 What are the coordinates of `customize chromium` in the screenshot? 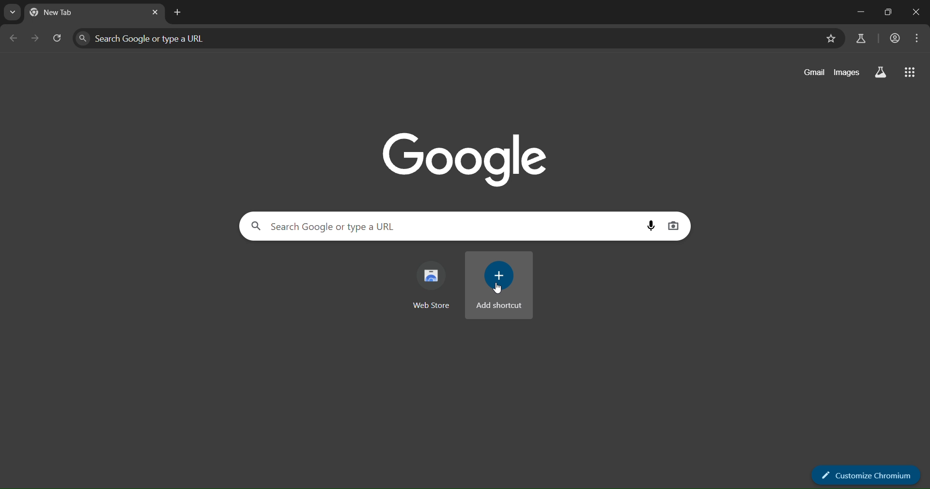 It's located at (866, 475).